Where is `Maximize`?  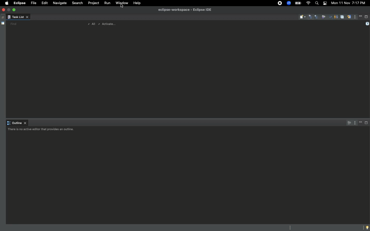
Maximize is located at coordinates (366, 17).